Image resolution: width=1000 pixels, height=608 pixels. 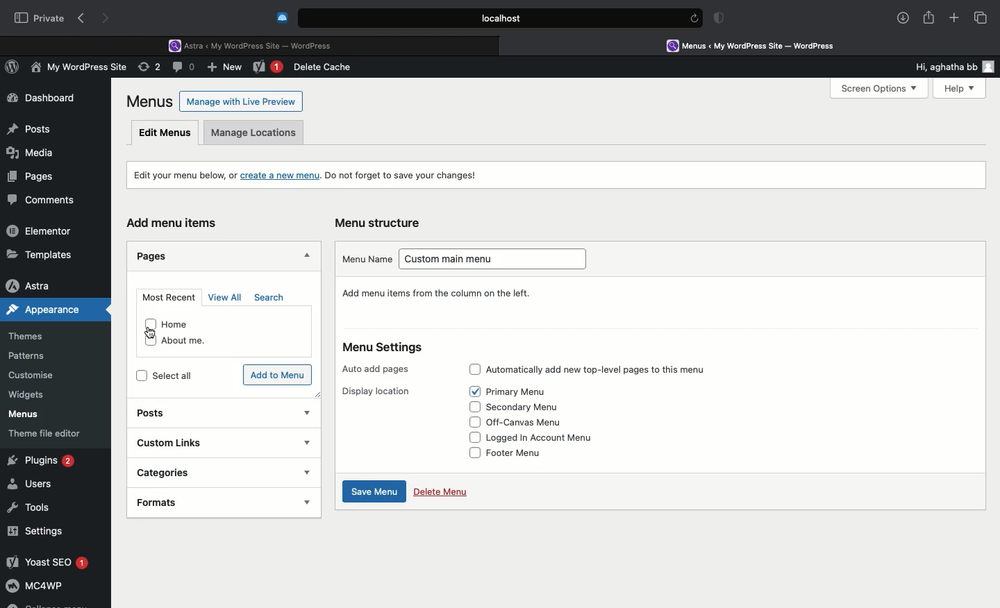 I want to click on Help, so click(x=953, y=88).